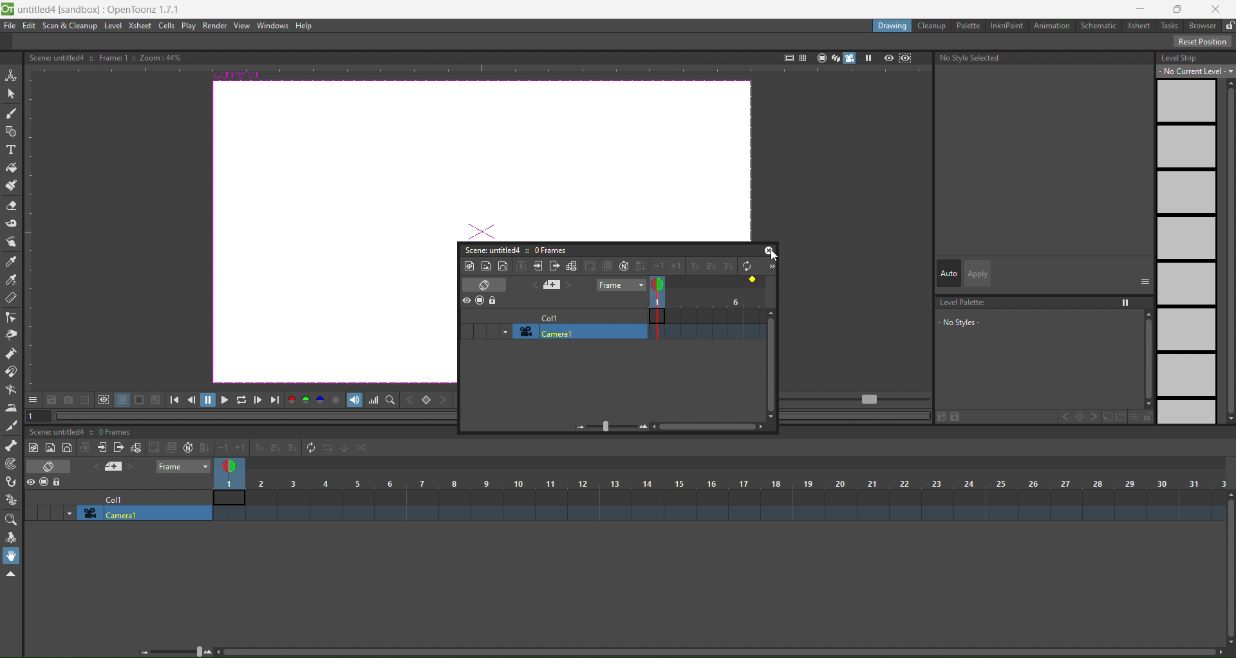 The image size is (1236, 658). Describe the element at coordinates (216, 26) in the screenshot. I see `render` at that location.